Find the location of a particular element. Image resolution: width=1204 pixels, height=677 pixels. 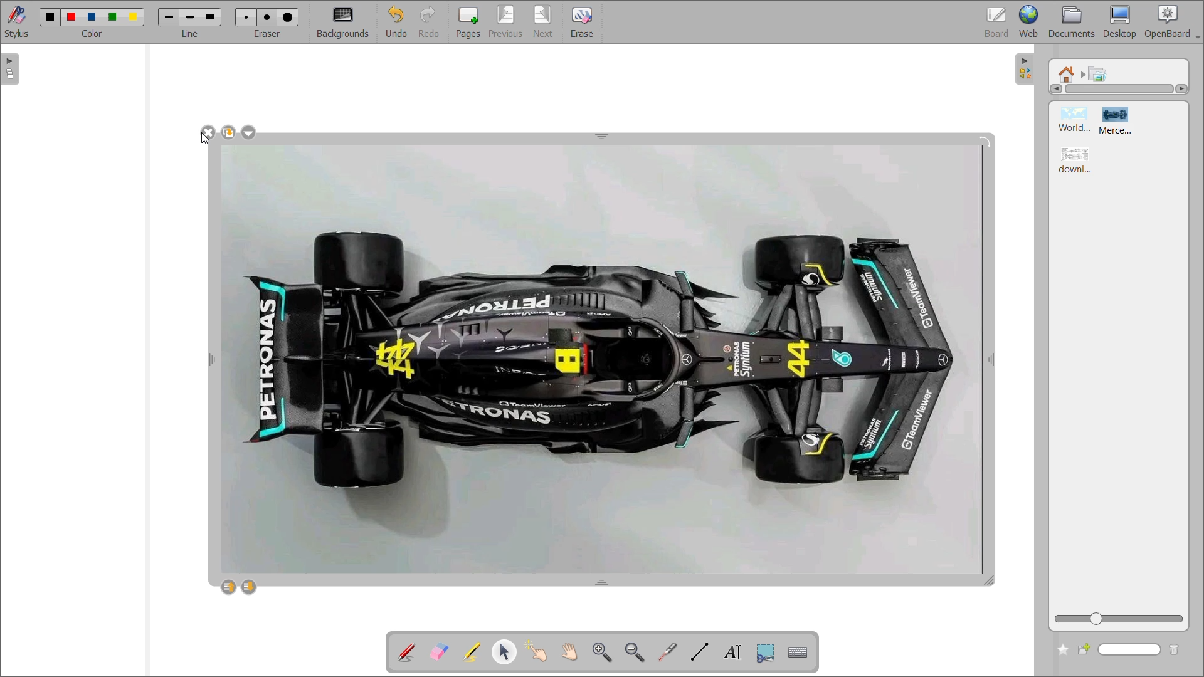

layer up is located at coordinates (230, 586).